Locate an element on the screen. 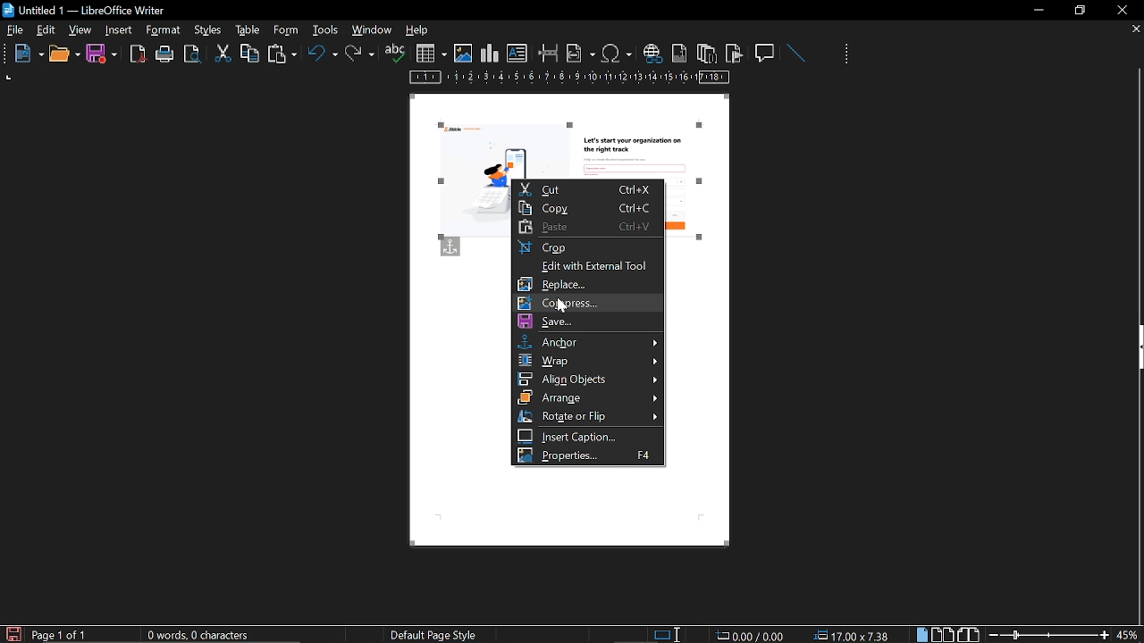  file is located at coordinates (15, 31).